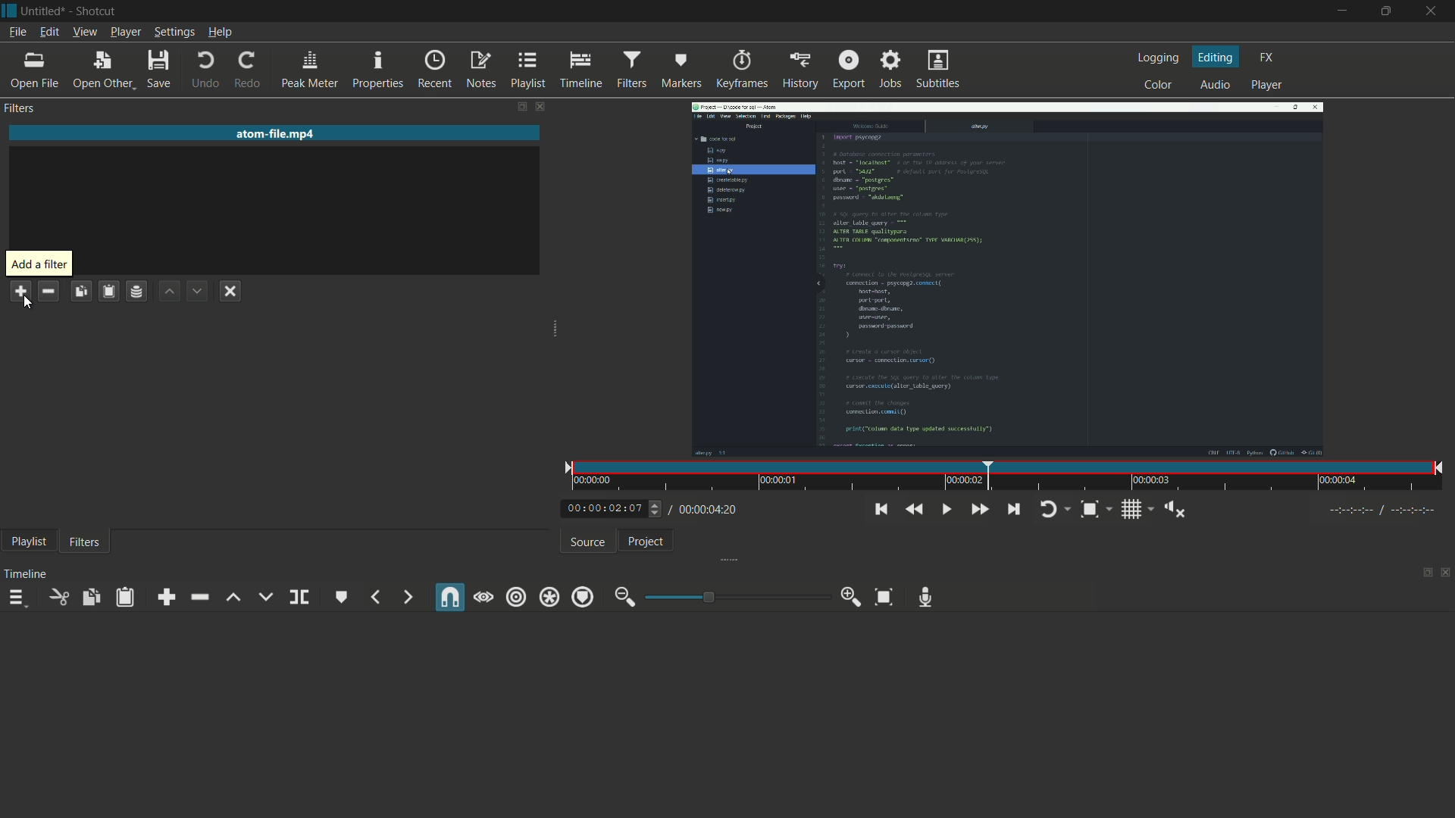 This screenshot has width=1455, height=818. I want to click on filters, so click(631, 70).